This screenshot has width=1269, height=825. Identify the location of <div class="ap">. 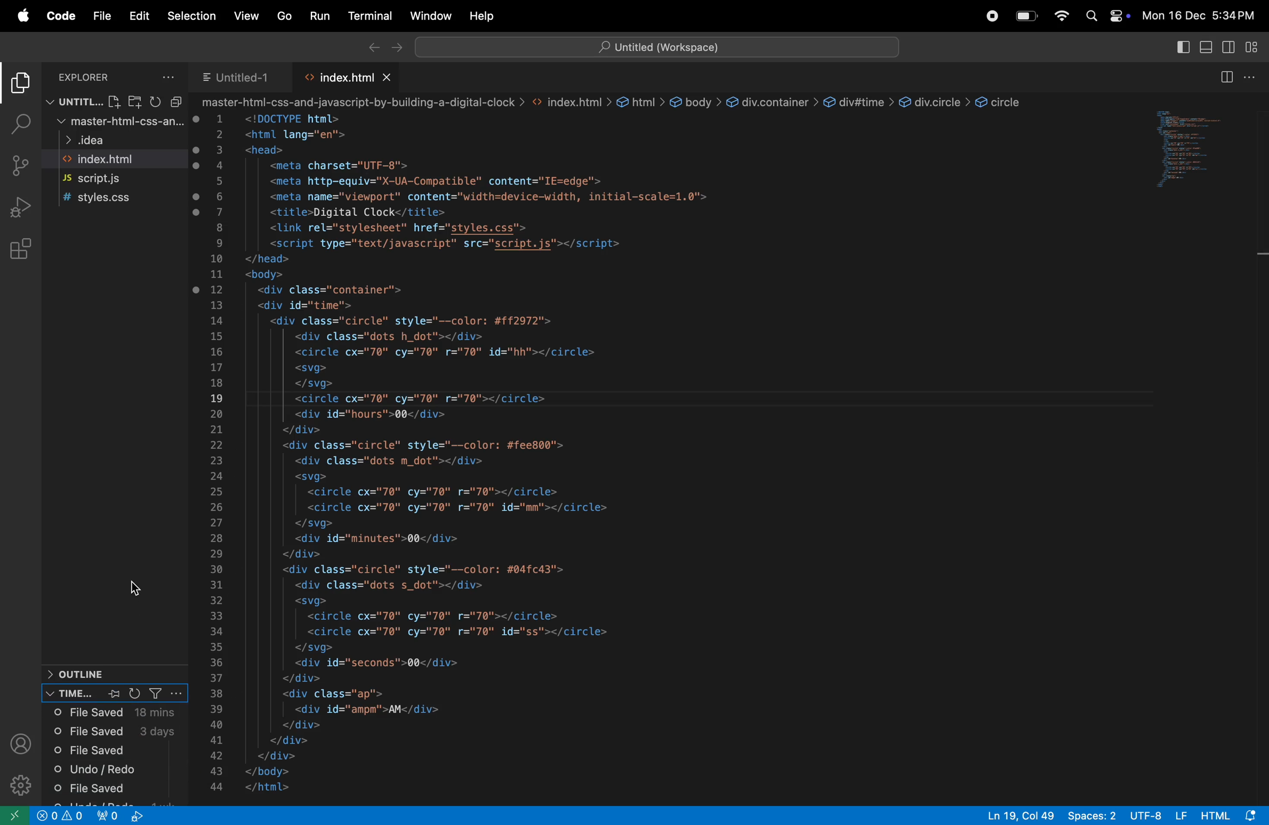
(336, 692).